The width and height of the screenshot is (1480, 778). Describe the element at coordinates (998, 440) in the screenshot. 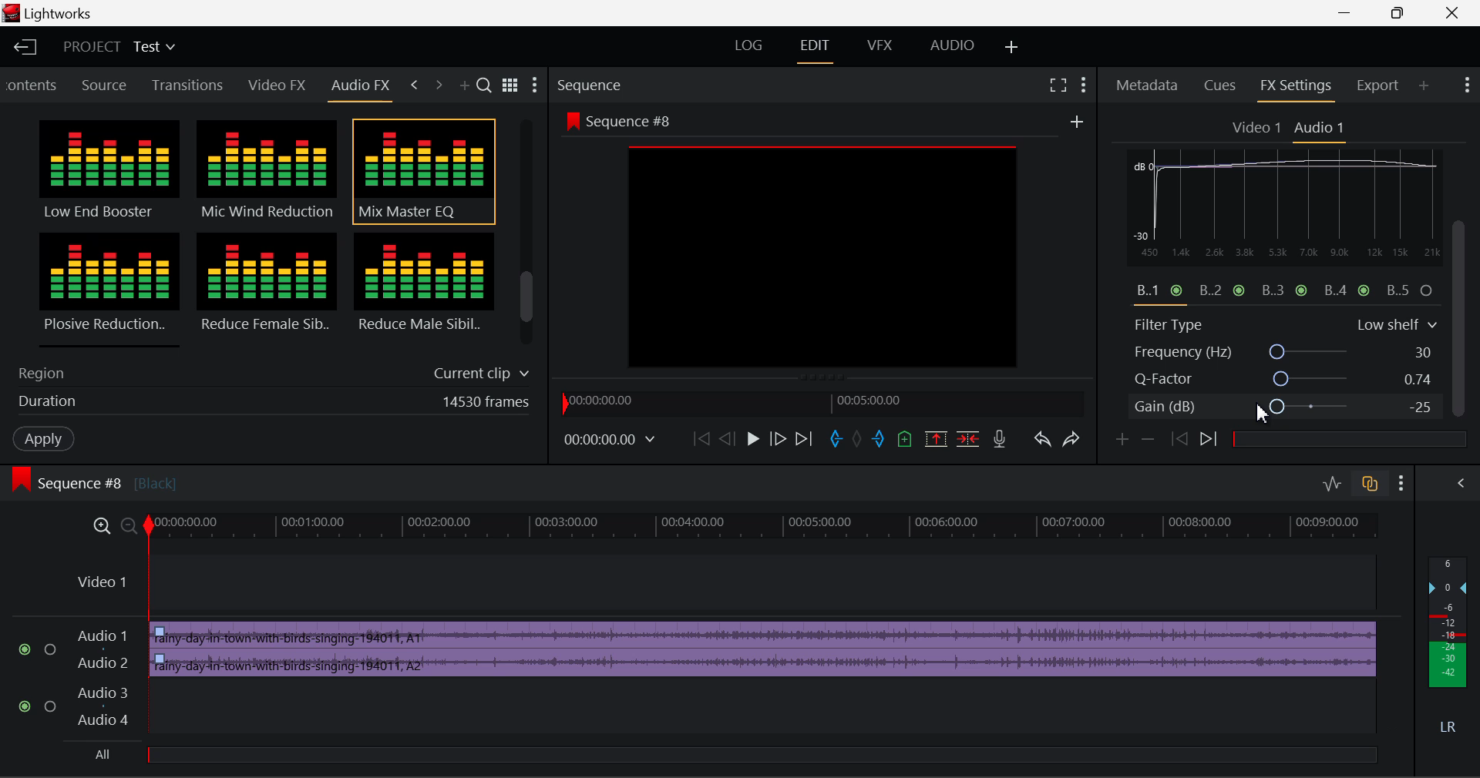

I see `Record Voiceover` at that location.